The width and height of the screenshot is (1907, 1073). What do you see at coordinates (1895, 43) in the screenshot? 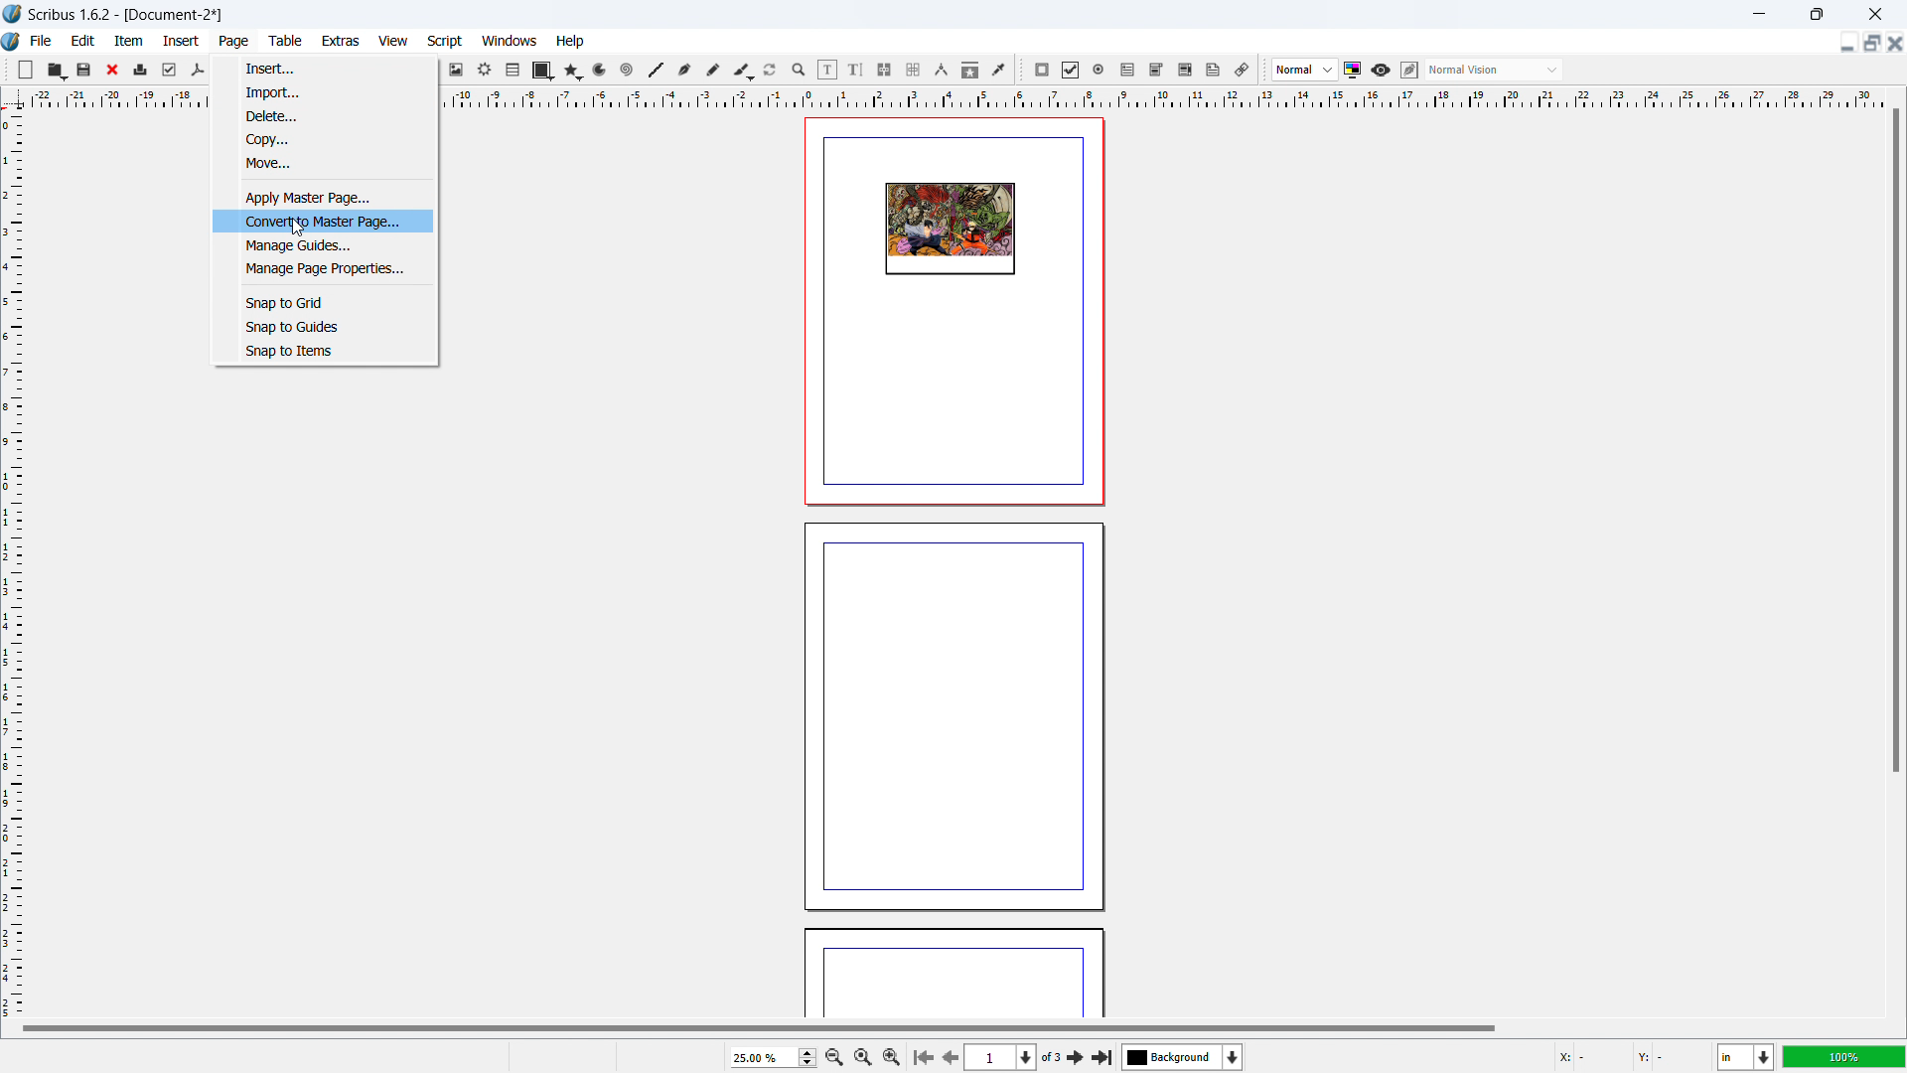
I see `close document` at bounding box center [1895, 43].